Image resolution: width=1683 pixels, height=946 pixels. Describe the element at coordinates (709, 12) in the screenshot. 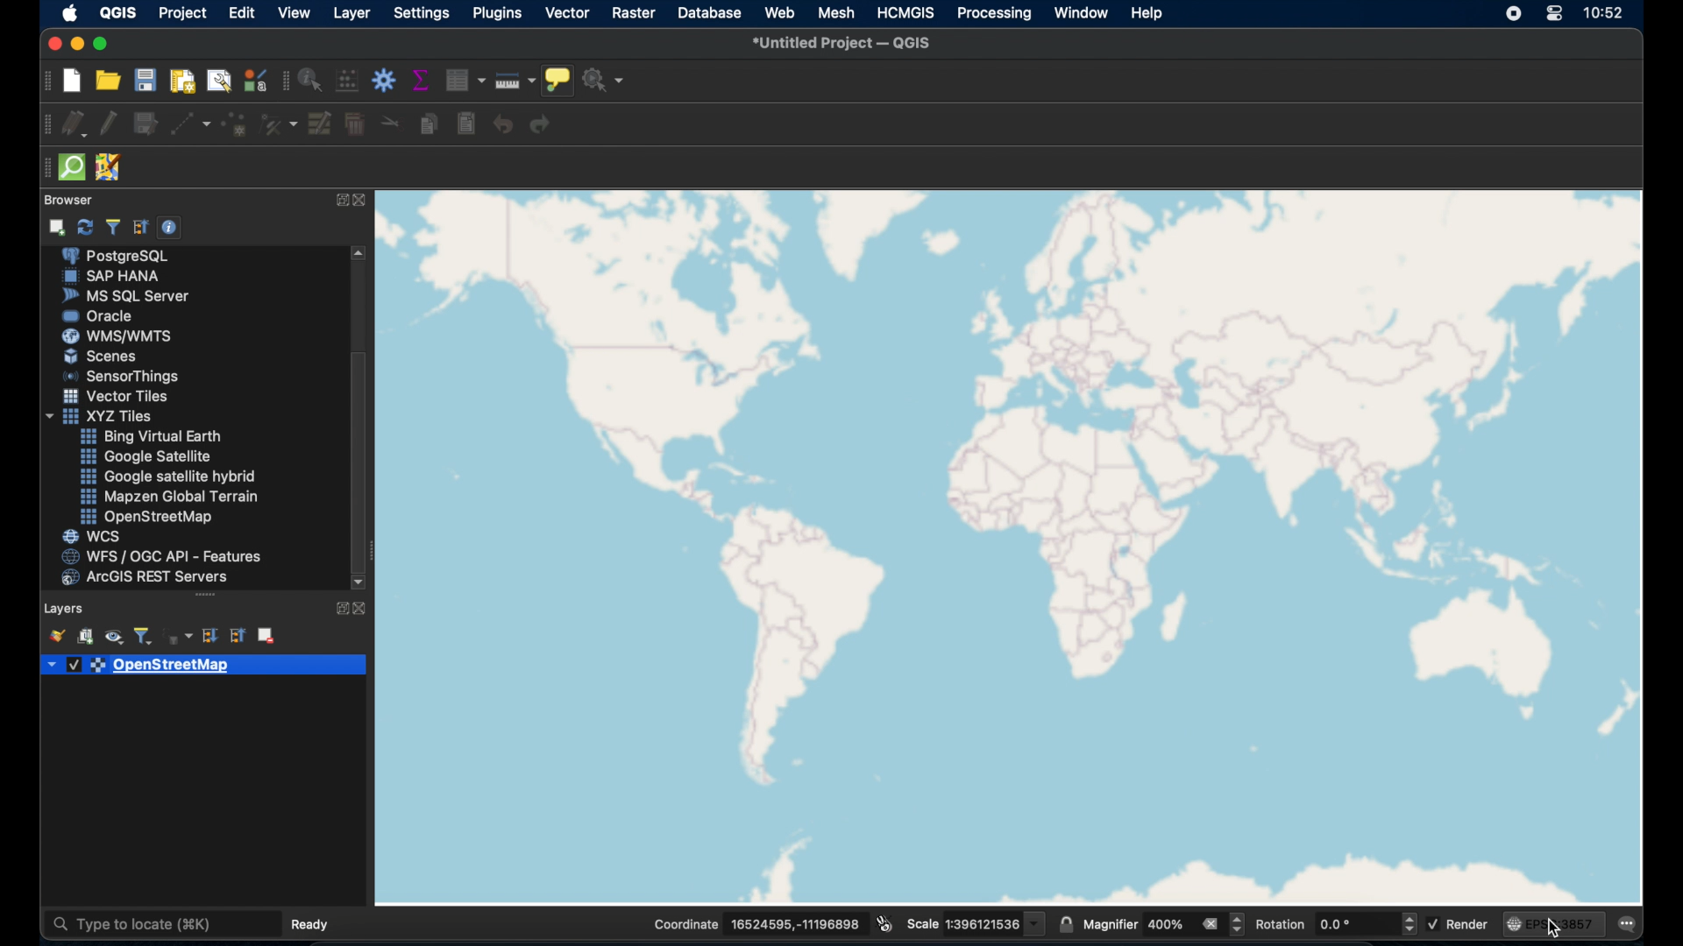

I see `database` at that location.